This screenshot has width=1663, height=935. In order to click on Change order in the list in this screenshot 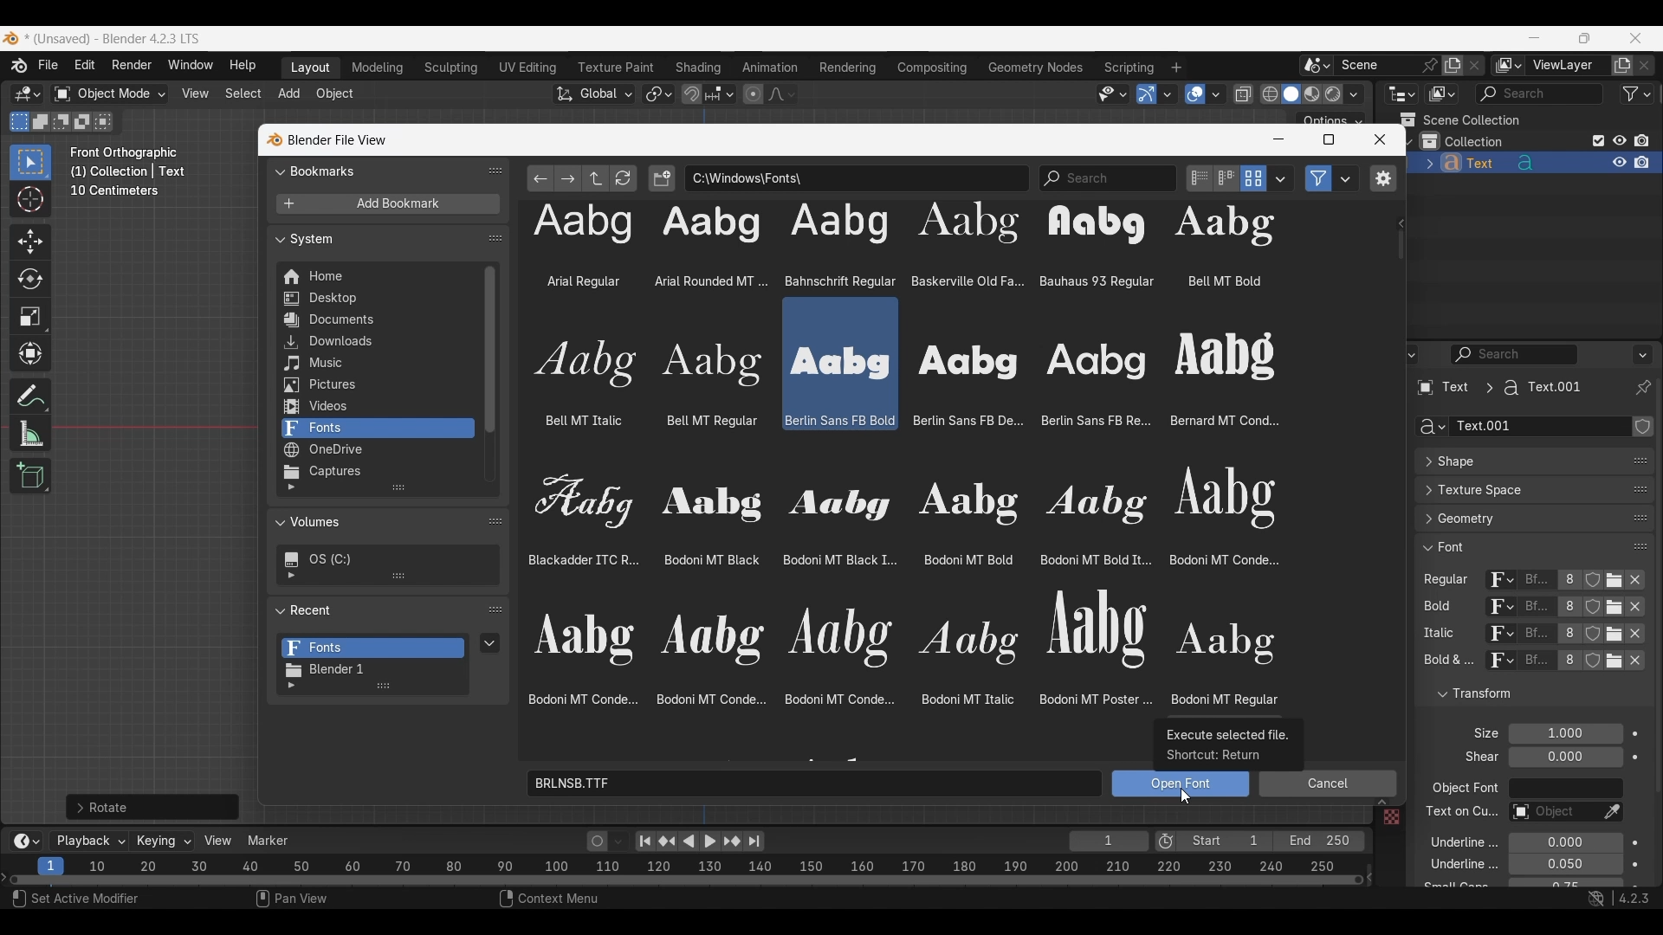, I will do `click(1641, 687)`.